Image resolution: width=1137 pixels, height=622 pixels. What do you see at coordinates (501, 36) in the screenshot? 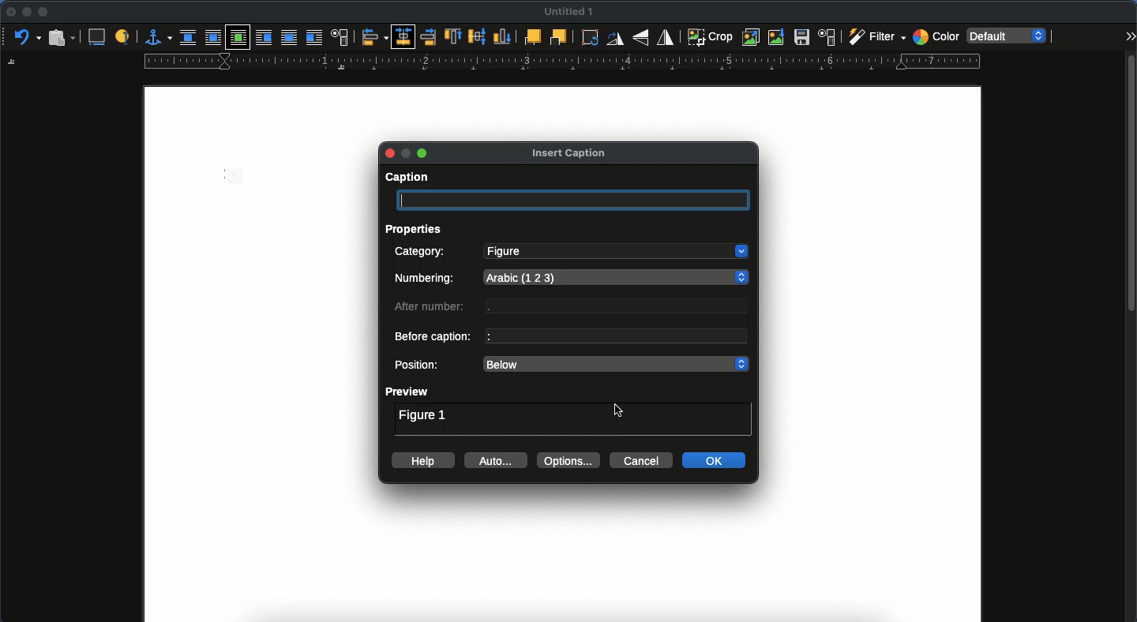
I see `bottom to anchor` at bounding box center [501, 36].